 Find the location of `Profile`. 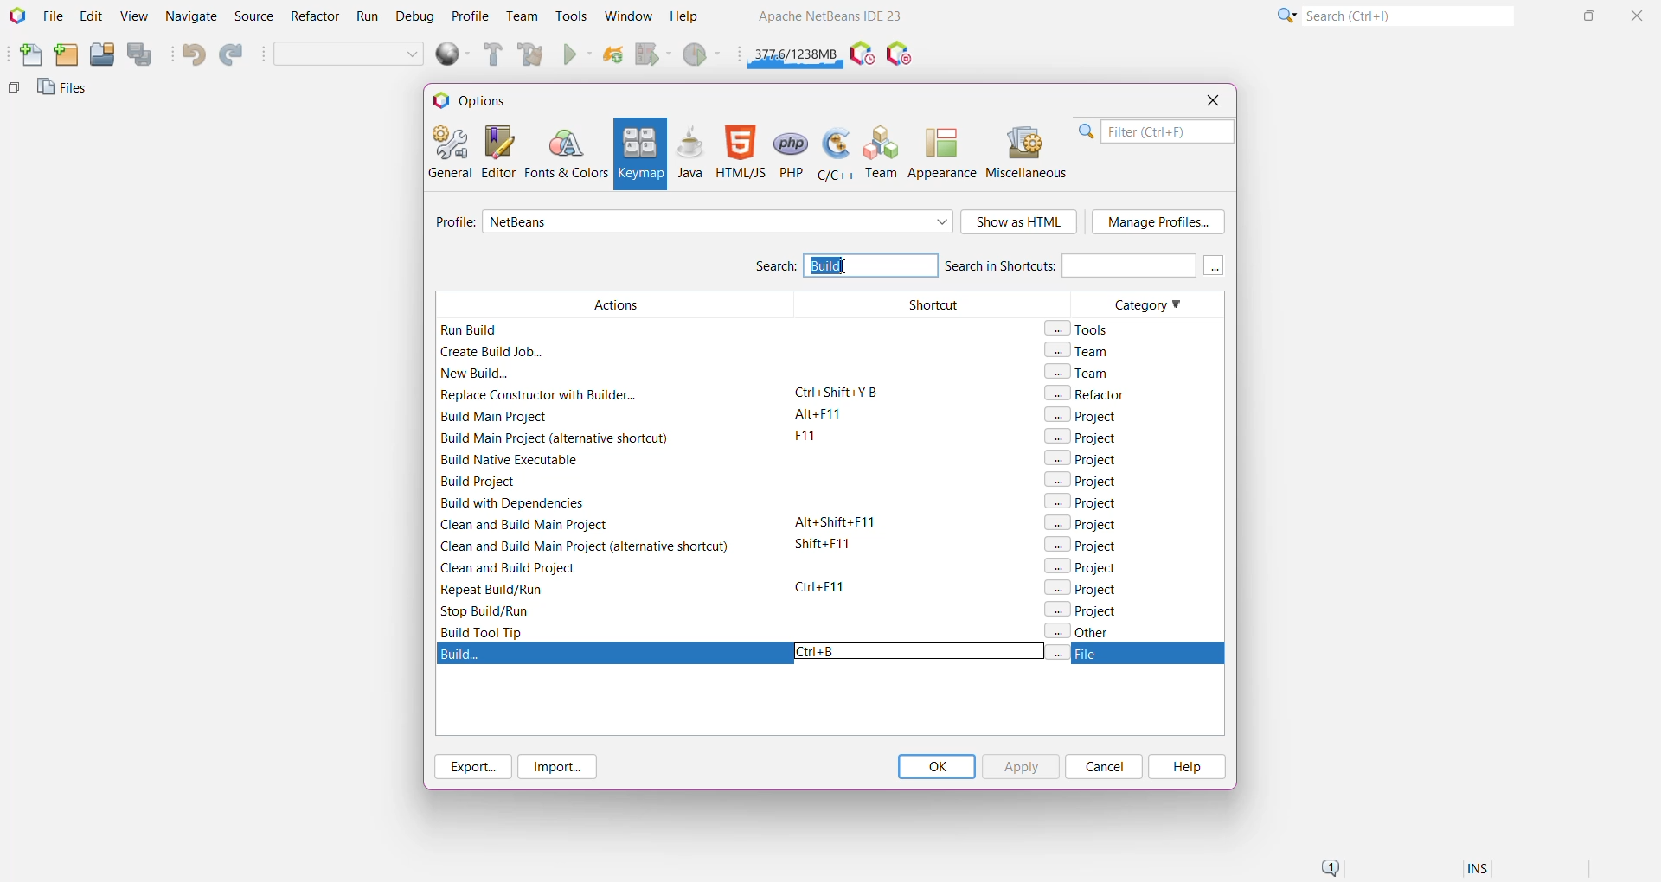

Profile is located at coordinates (471, 16).